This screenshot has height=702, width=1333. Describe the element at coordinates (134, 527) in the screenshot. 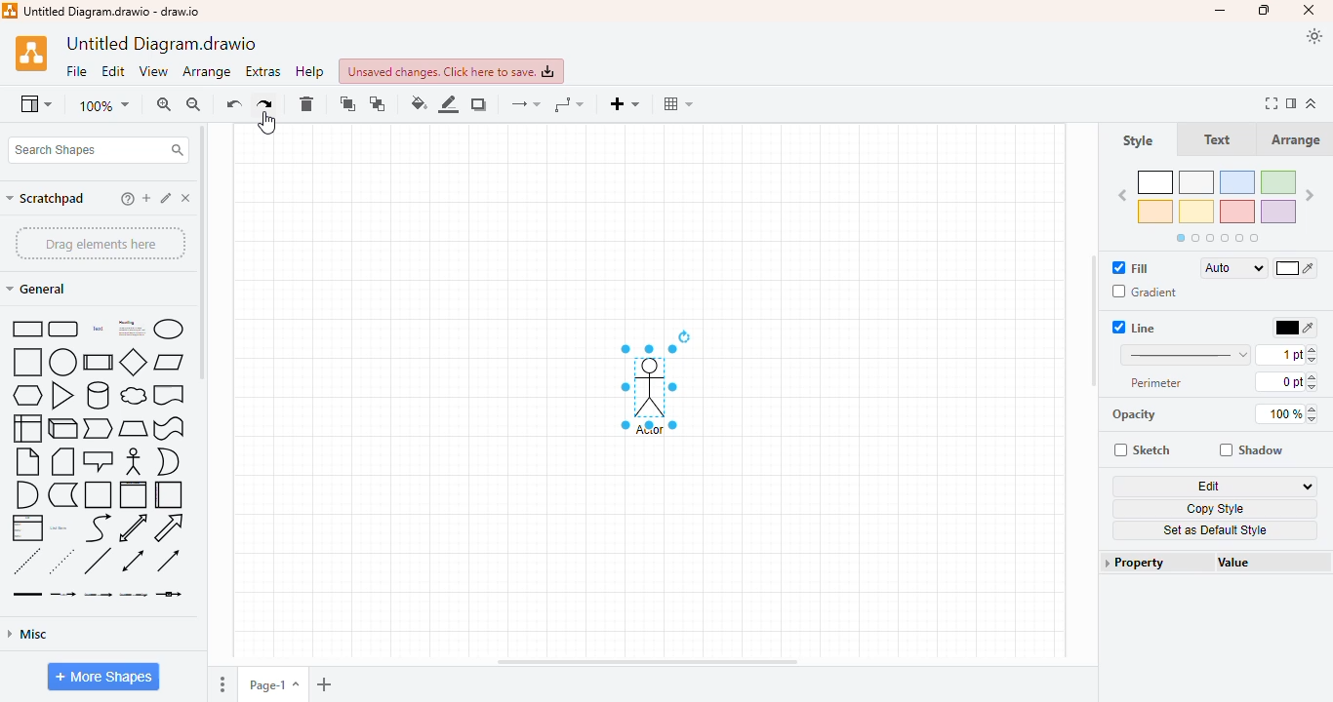

I see `bidirectional arrow` at that location.